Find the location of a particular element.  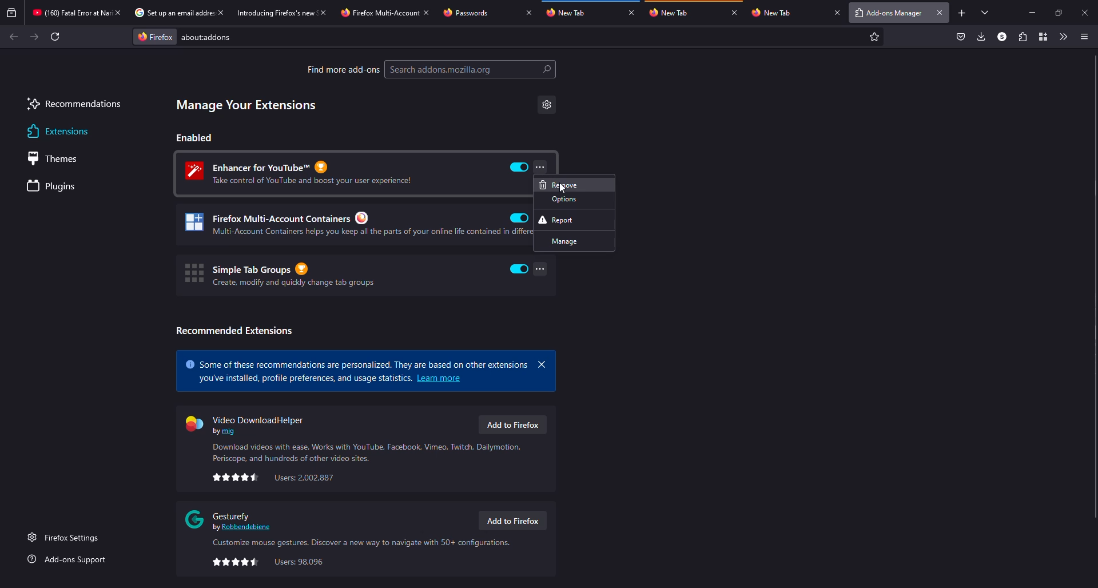

find more is located at coordinates (343, 69).